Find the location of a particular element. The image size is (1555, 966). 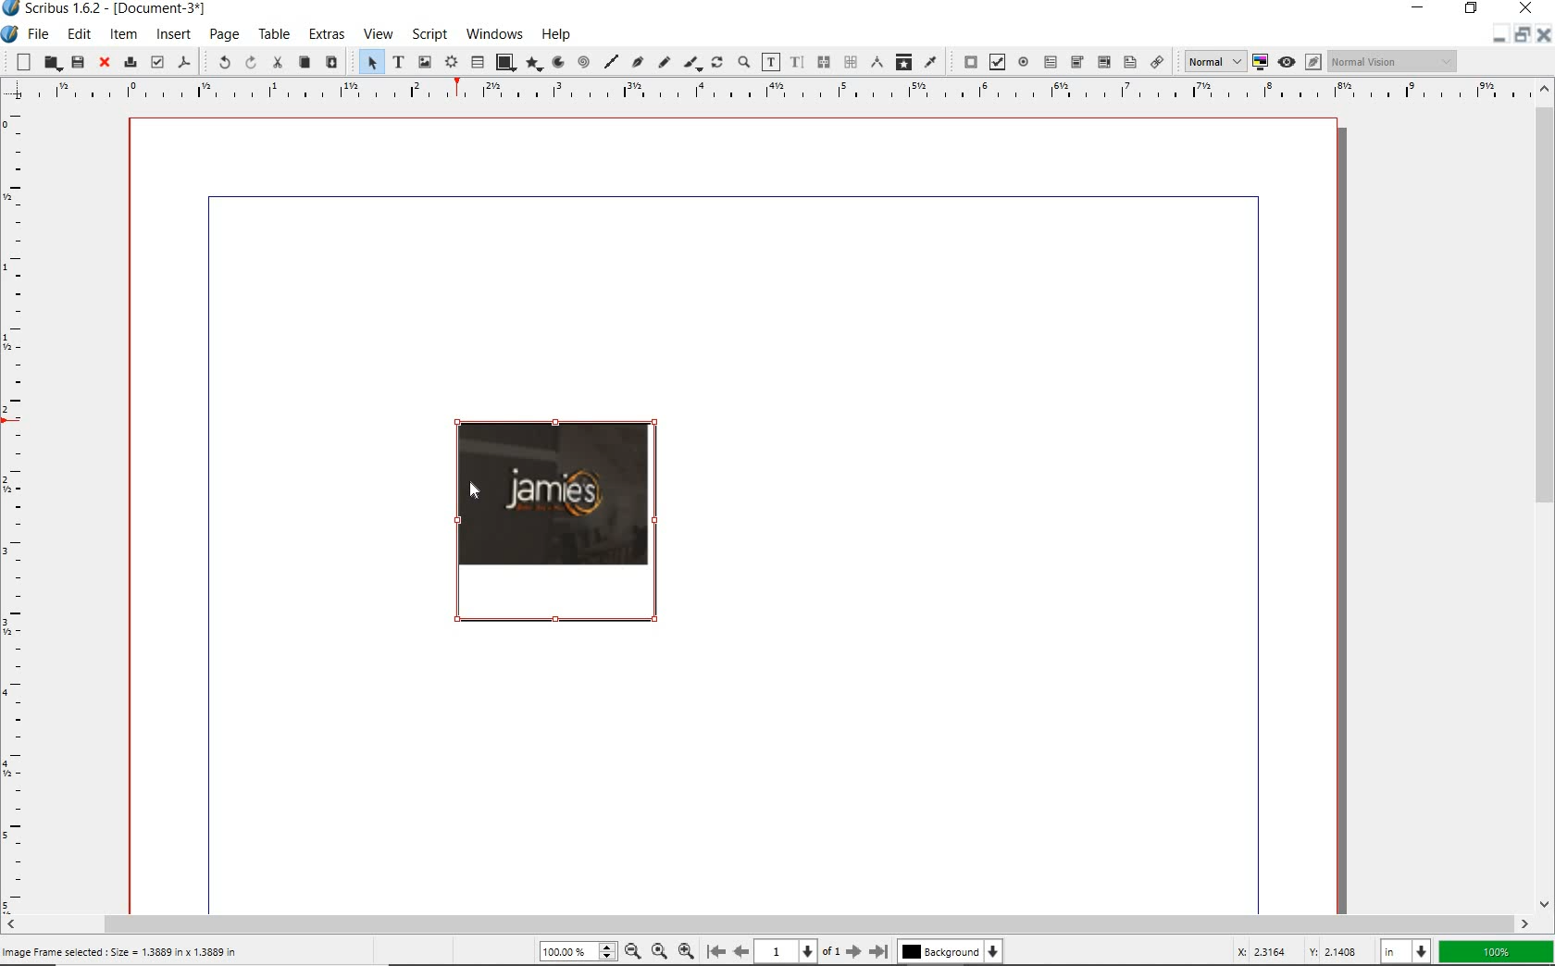

freehand line is located at coordinates (661, 61).